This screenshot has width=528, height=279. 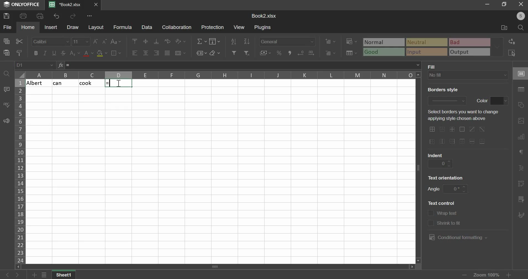 What do you see at coordinates (147, 27) in the screenshot?
I see `data` at bounding box center [147, 27].